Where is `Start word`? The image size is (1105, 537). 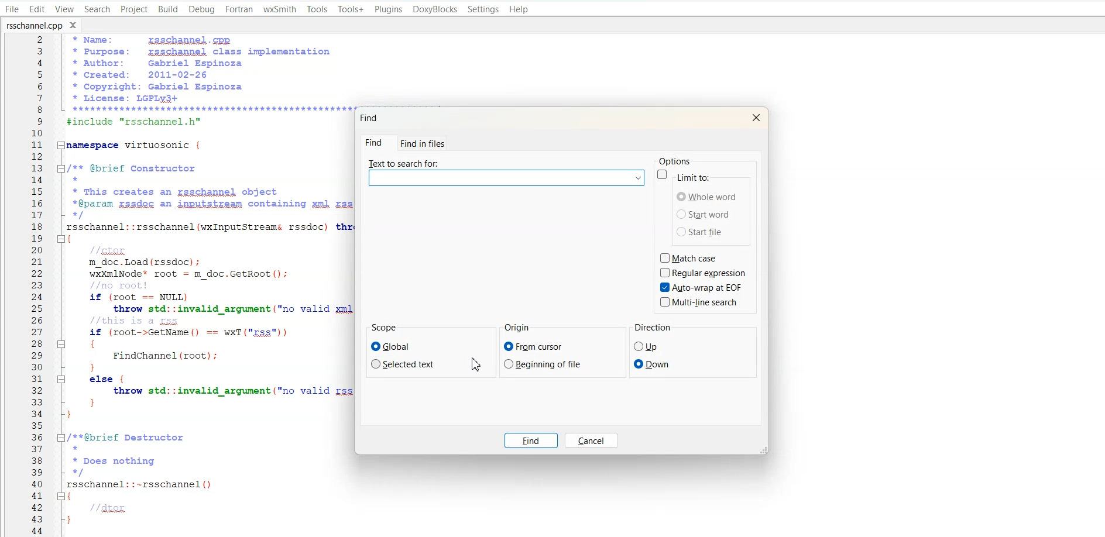 Start word is located at coordinates (704, 214).